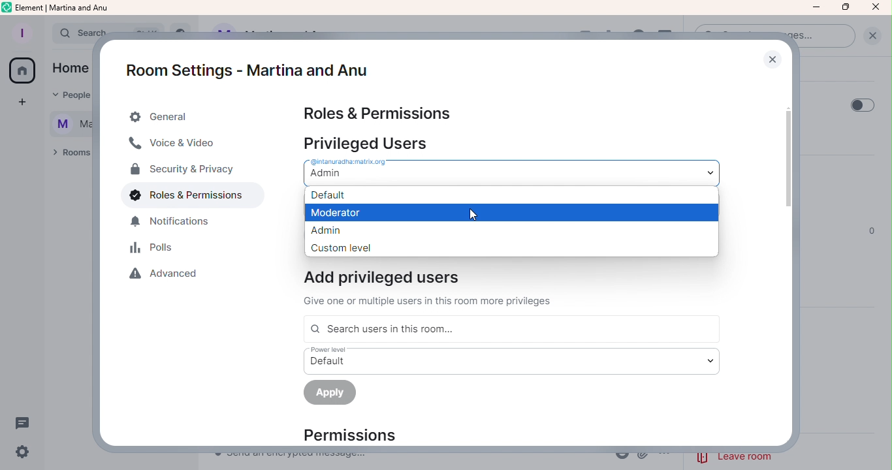 The image size is (892, 470). Describe the element at coordinates (69, 69) in the screenshot. I see `Home` at that location.